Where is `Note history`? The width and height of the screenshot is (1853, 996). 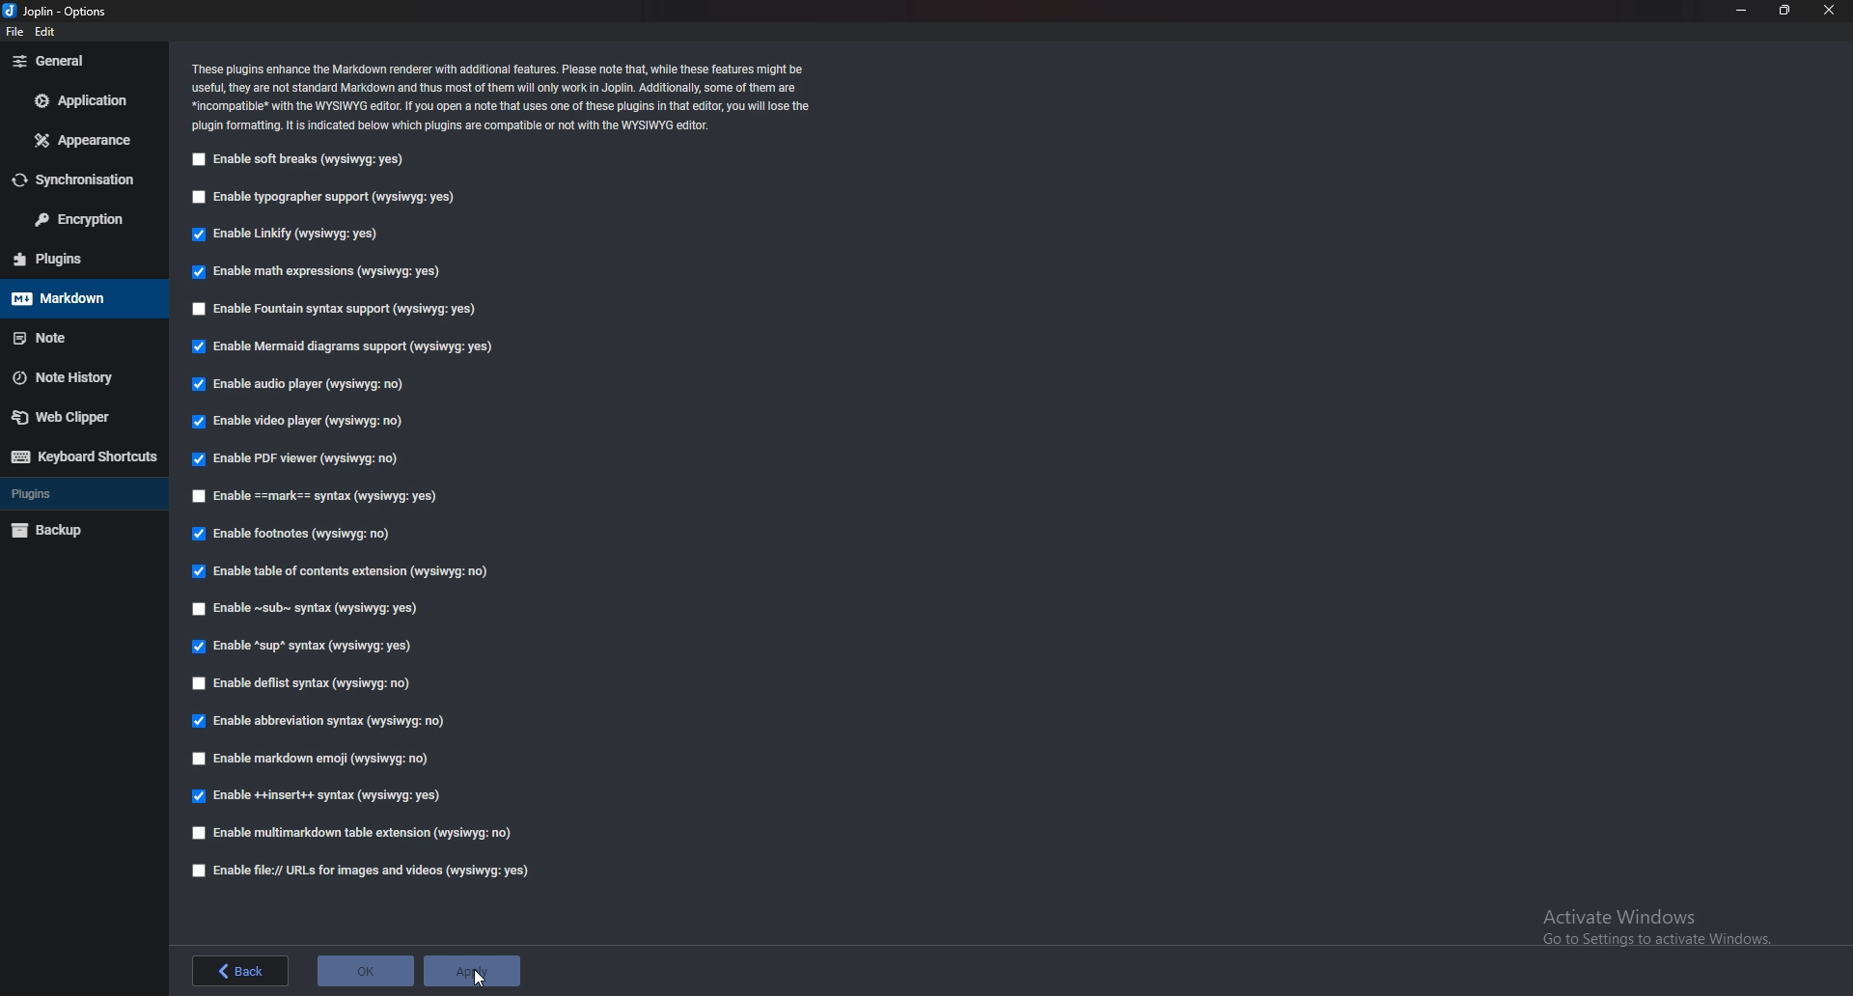
Note history is located at coordinates (77, 379).